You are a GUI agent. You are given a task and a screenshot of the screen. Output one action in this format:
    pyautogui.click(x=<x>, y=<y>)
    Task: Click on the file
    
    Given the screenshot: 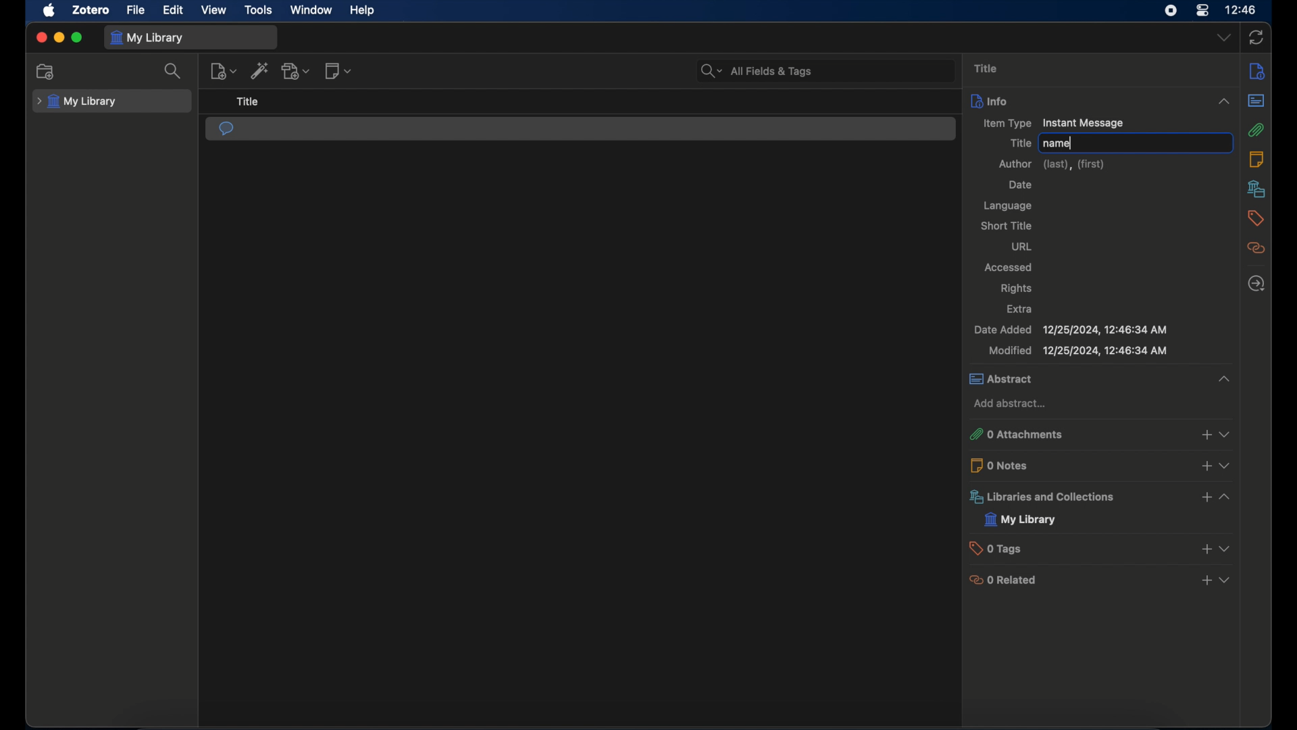 What is the action you would take?
    pyautogui.click(x=136, y=10)
    